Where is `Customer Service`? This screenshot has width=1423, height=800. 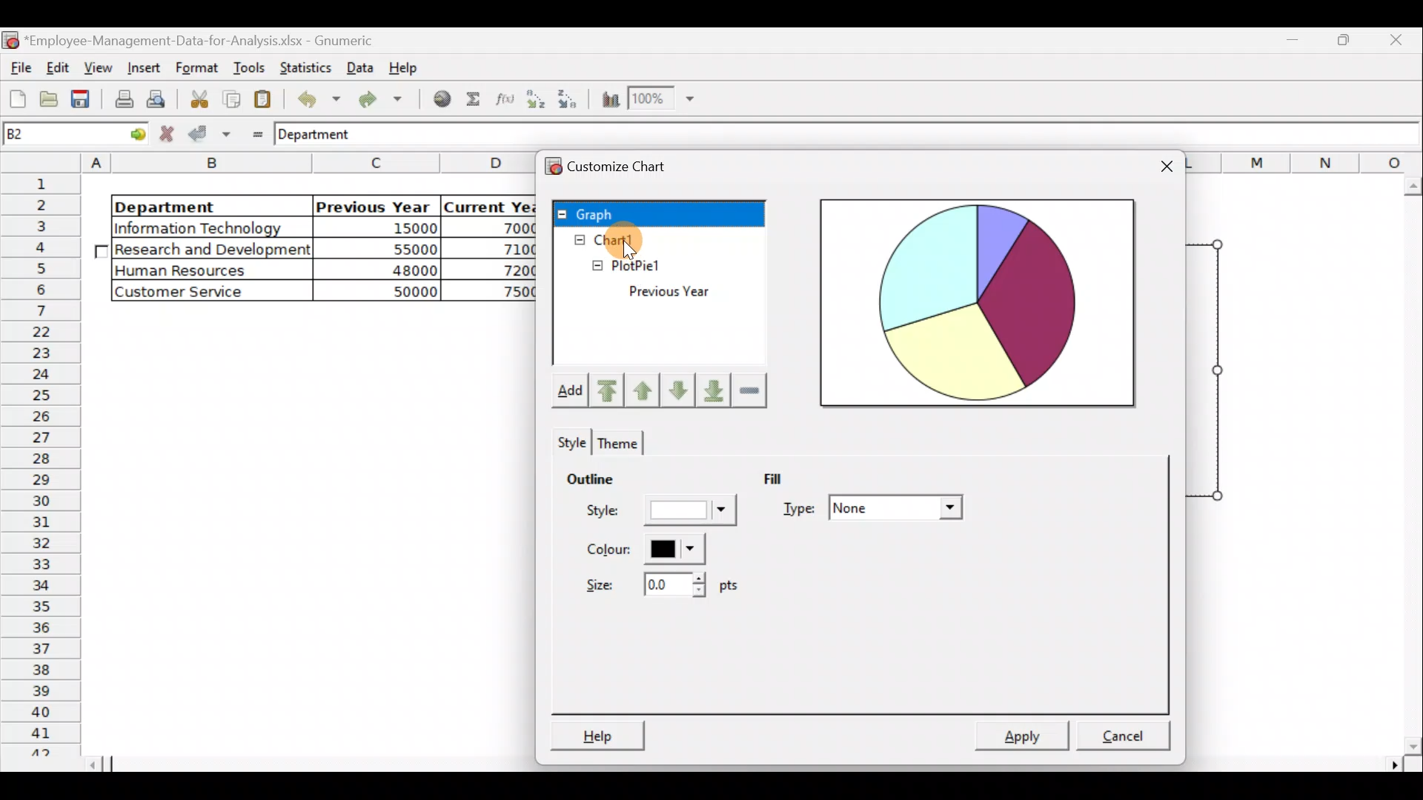
Customer Service is located at coordinates (196, 292).